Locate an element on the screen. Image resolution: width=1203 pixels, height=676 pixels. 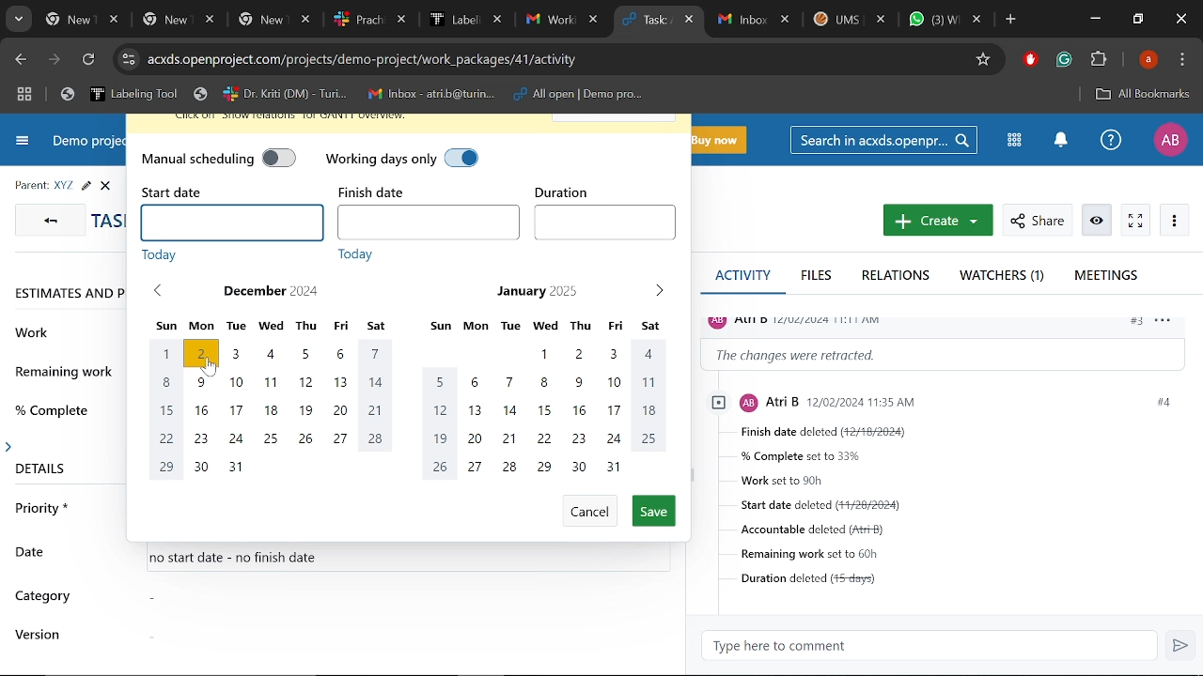
cursor is located at coordinates (216, 366).